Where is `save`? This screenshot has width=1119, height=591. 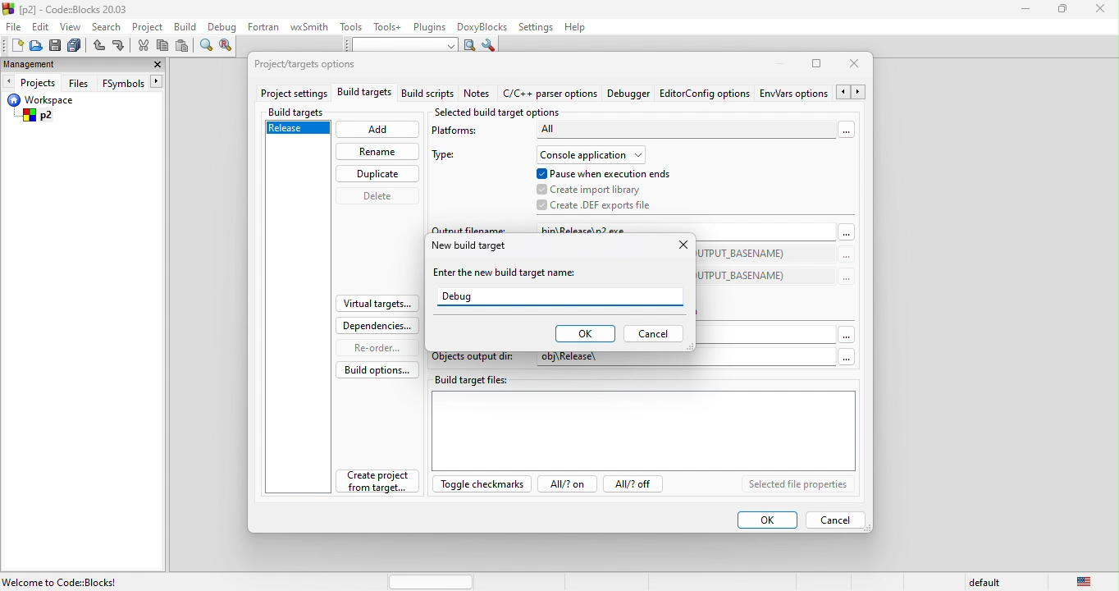 save is located at coordinates (57, 46).